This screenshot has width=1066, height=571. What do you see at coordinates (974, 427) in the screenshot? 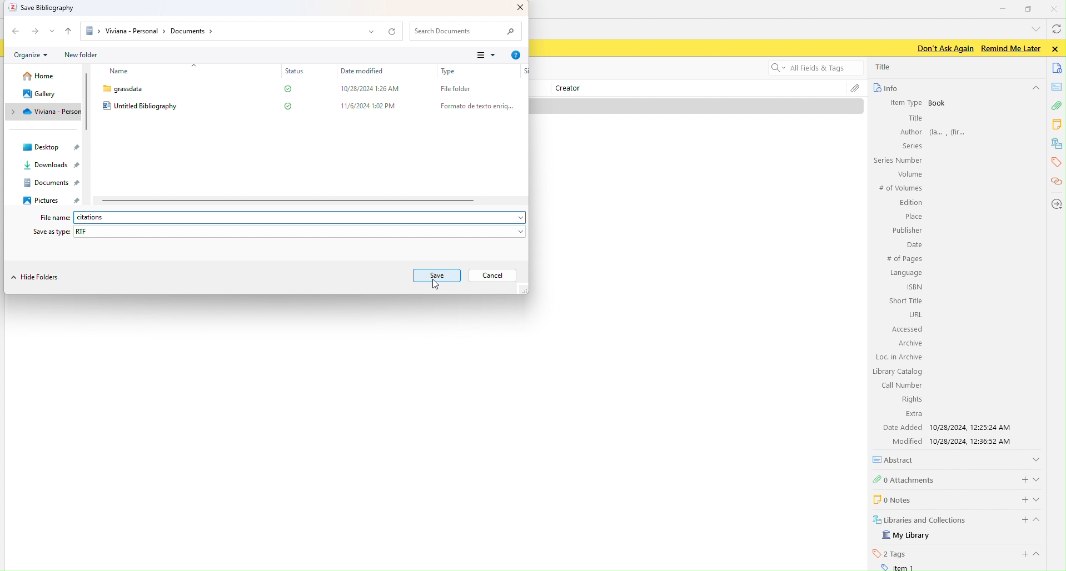
I see `10/28/2024, 12:25:24 AM` at bounding box center [974, 427].